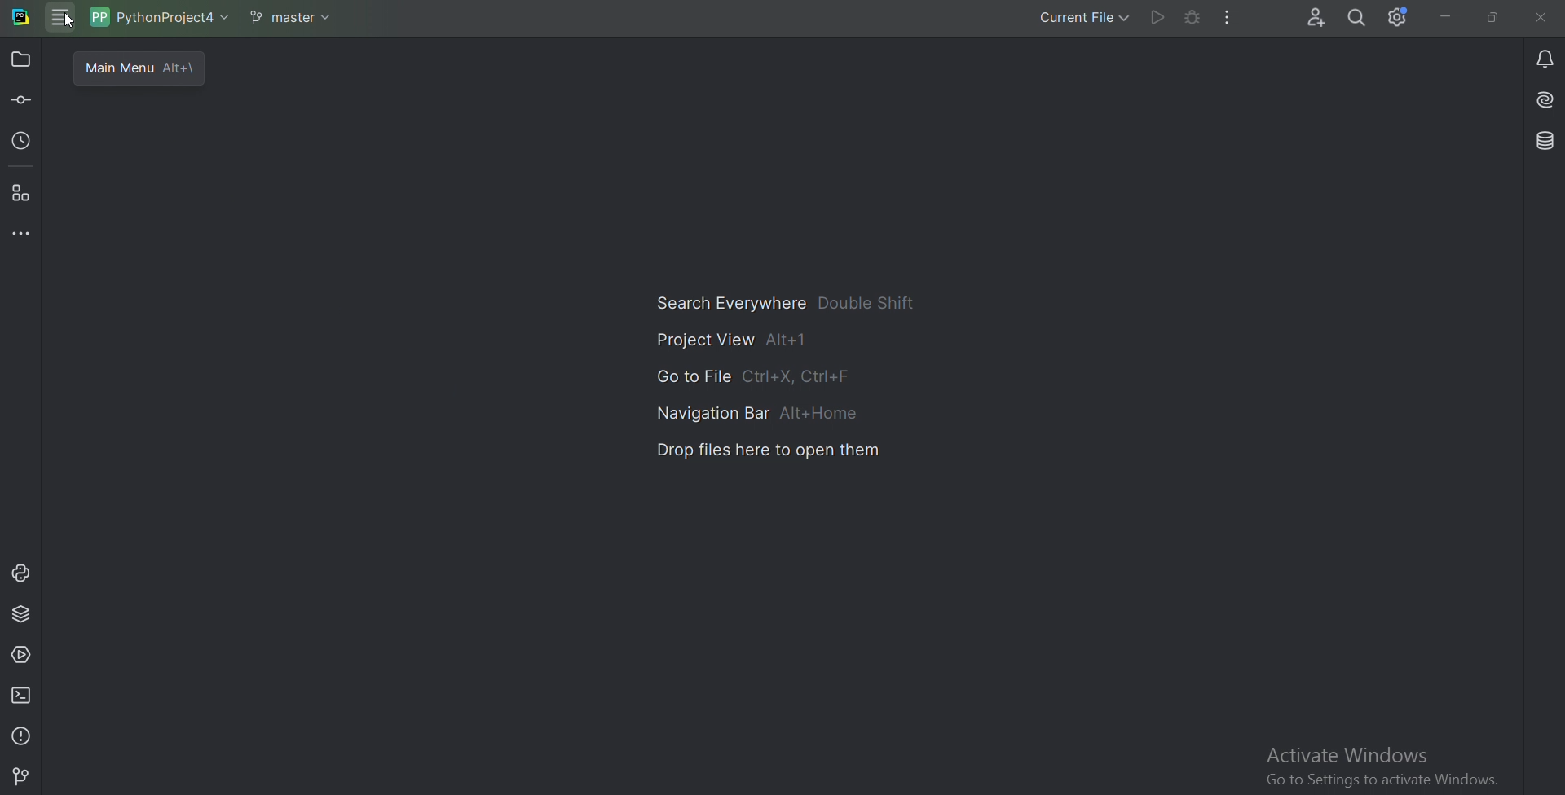 This screenshot has height=795, width=1565. I want to click on Structure, so click(23, 195).